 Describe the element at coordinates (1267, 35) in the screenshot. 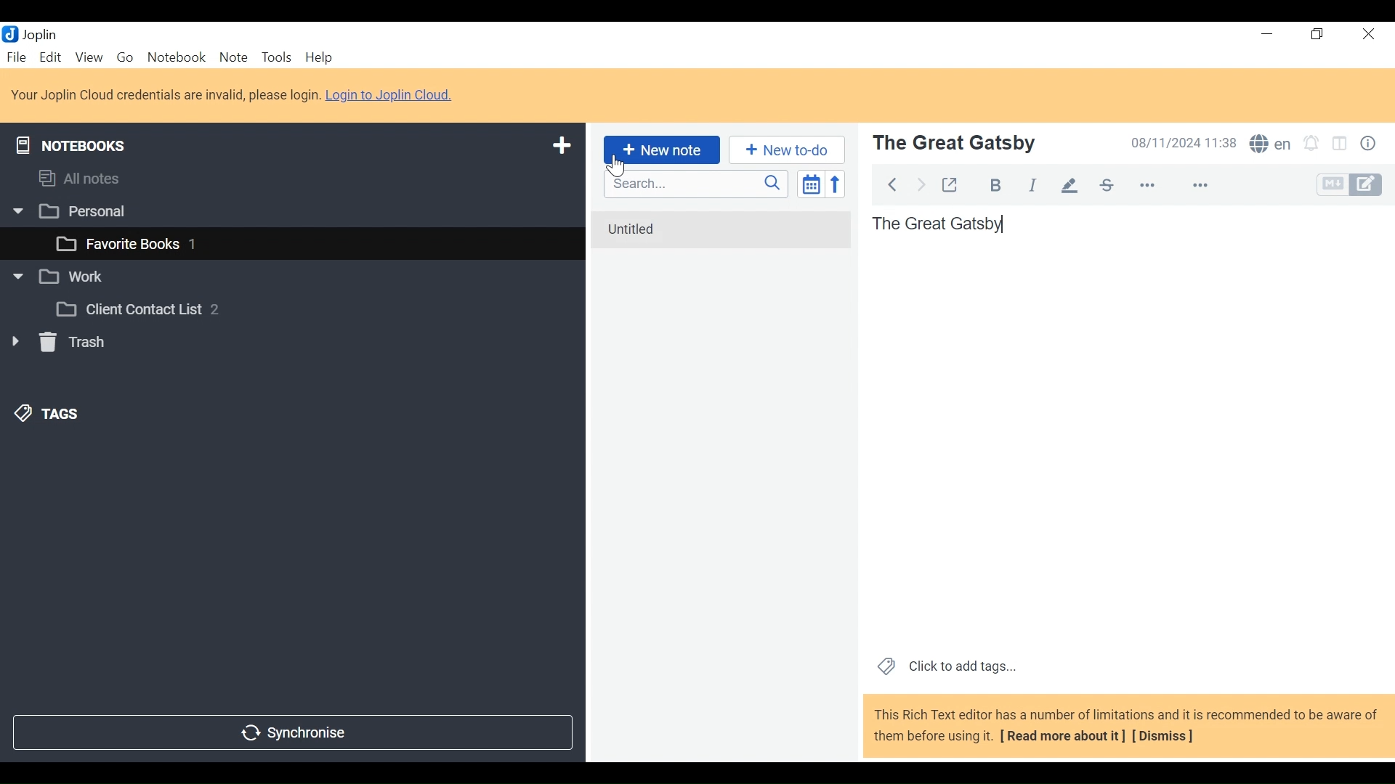

I see `minimize` at that location.